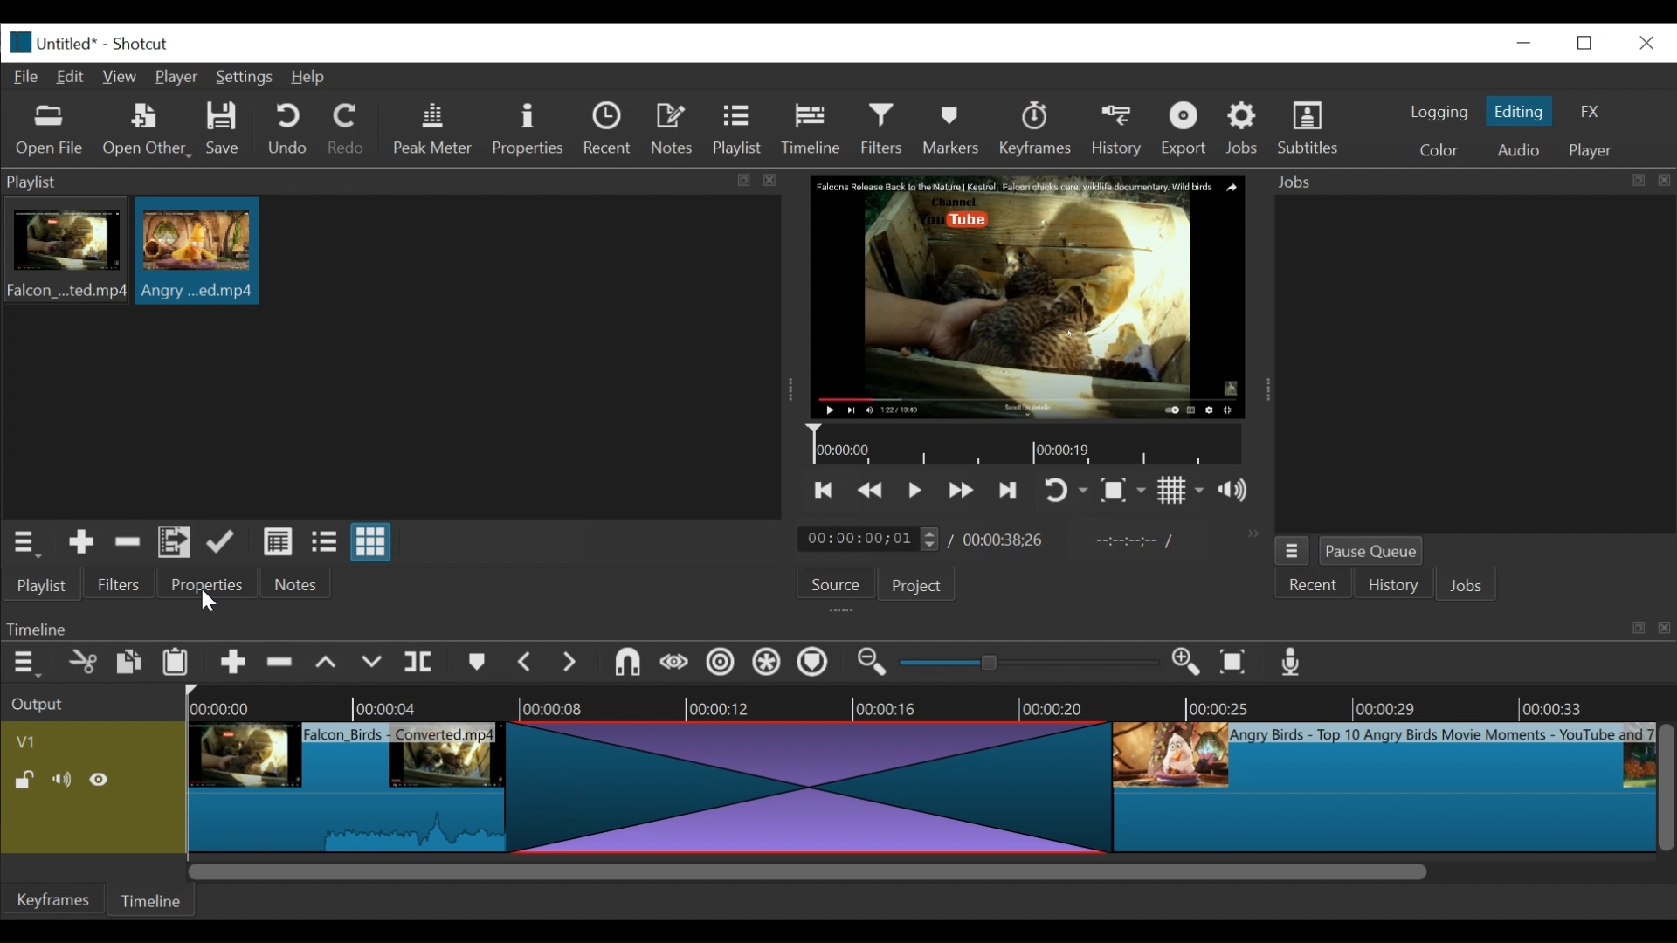  I want to click on transition, so click(816, 785).